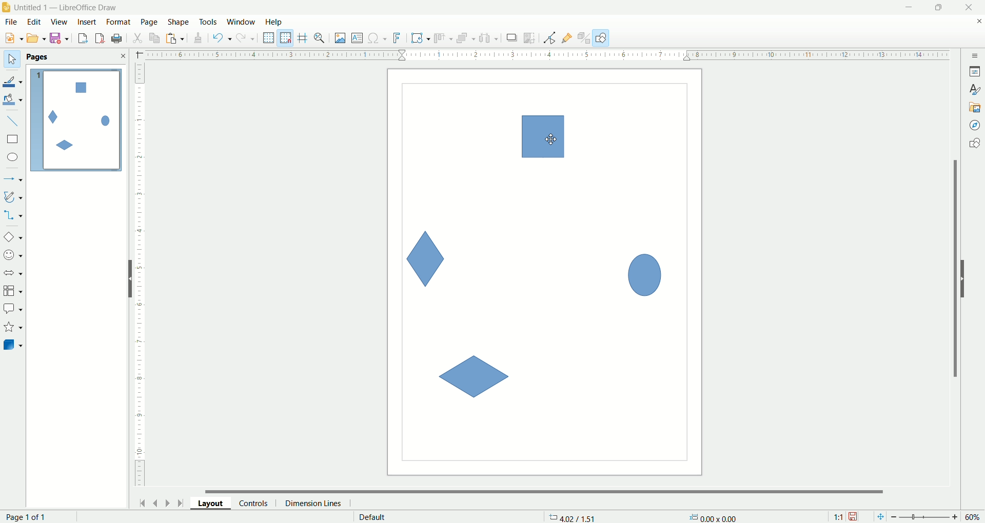 The width and height of the screenshot is (985, 523). I want to click on scale bar, so click(540, 54).